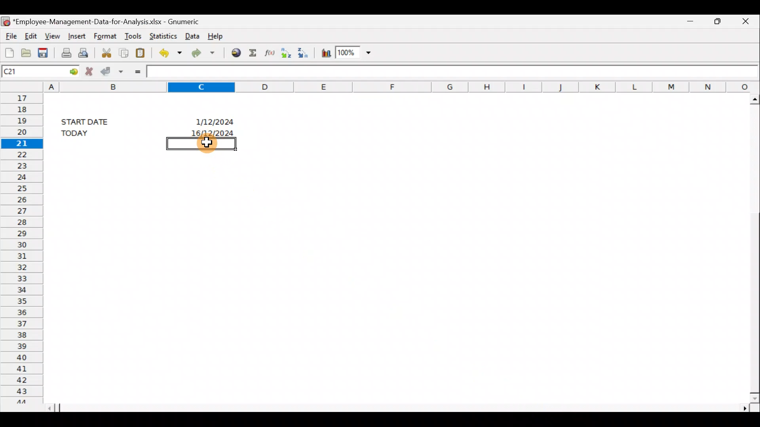 This screenshot has width=760, height=427. I want to click on Gnumeric logo, so click(6, 20).